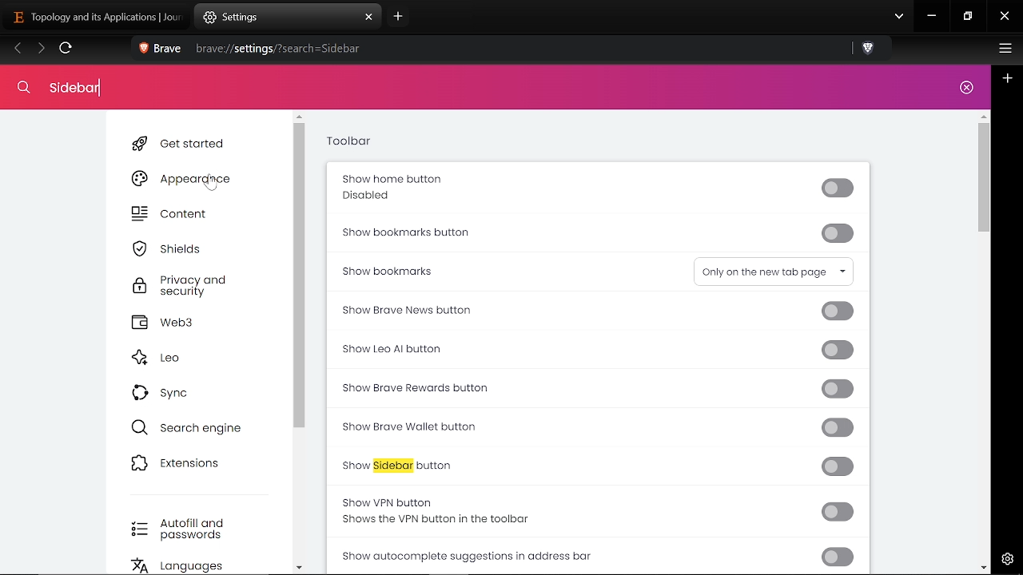 The image size is (1023, 575). What do you see at coordinates (18, 50) in the screenshot?
I see `Previous page` at bounding box center [18, 50].